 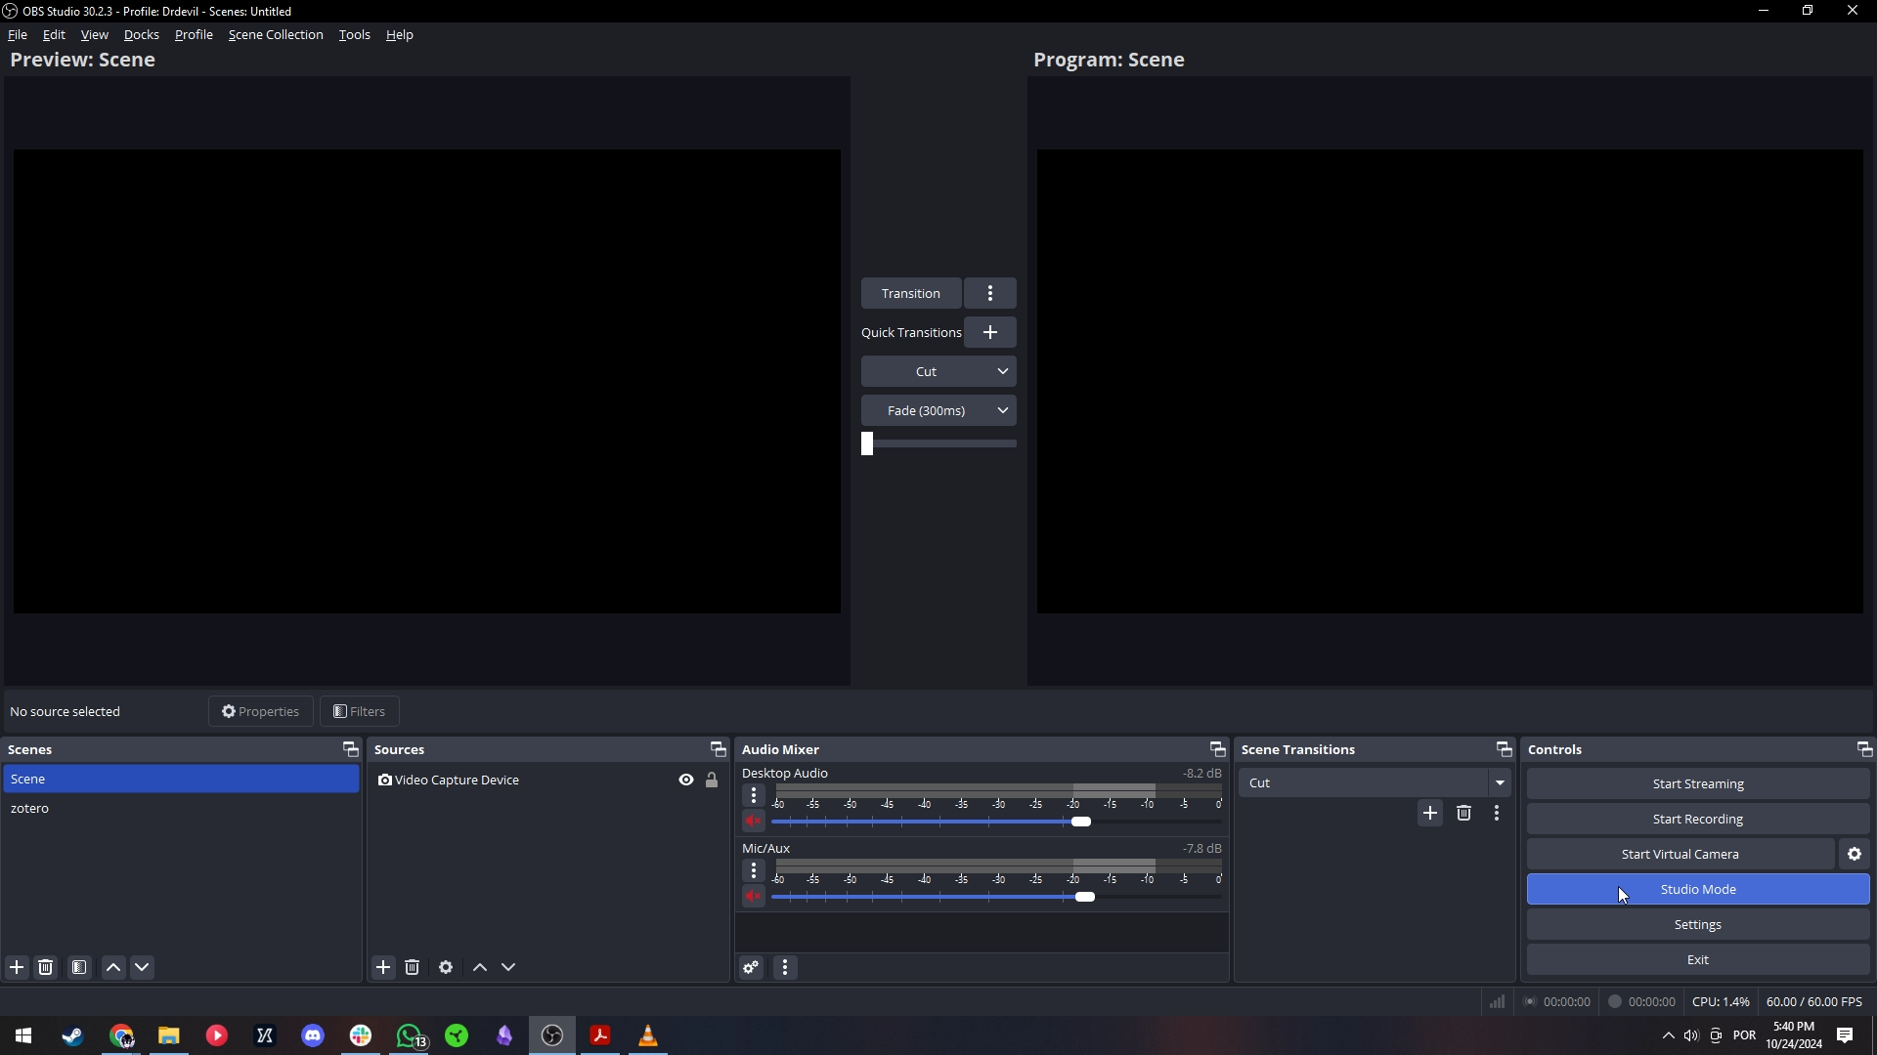 What do you see at coordinates (184, 779) in the screenshot?
I see `Scene` at bounding box center [184, 779].